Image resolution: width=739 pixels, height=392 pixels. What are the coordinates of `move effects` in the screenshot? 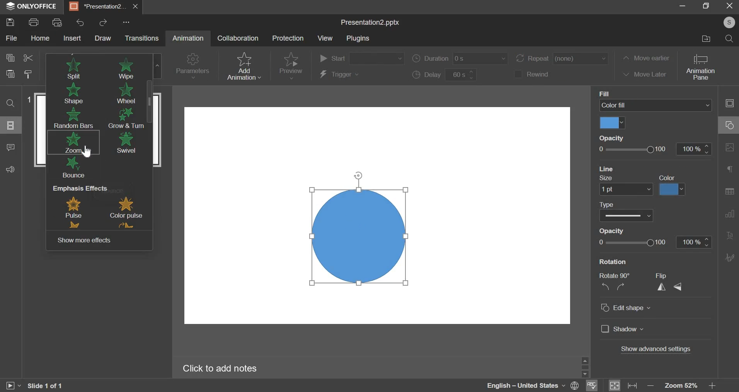 It's located at (84, 240).